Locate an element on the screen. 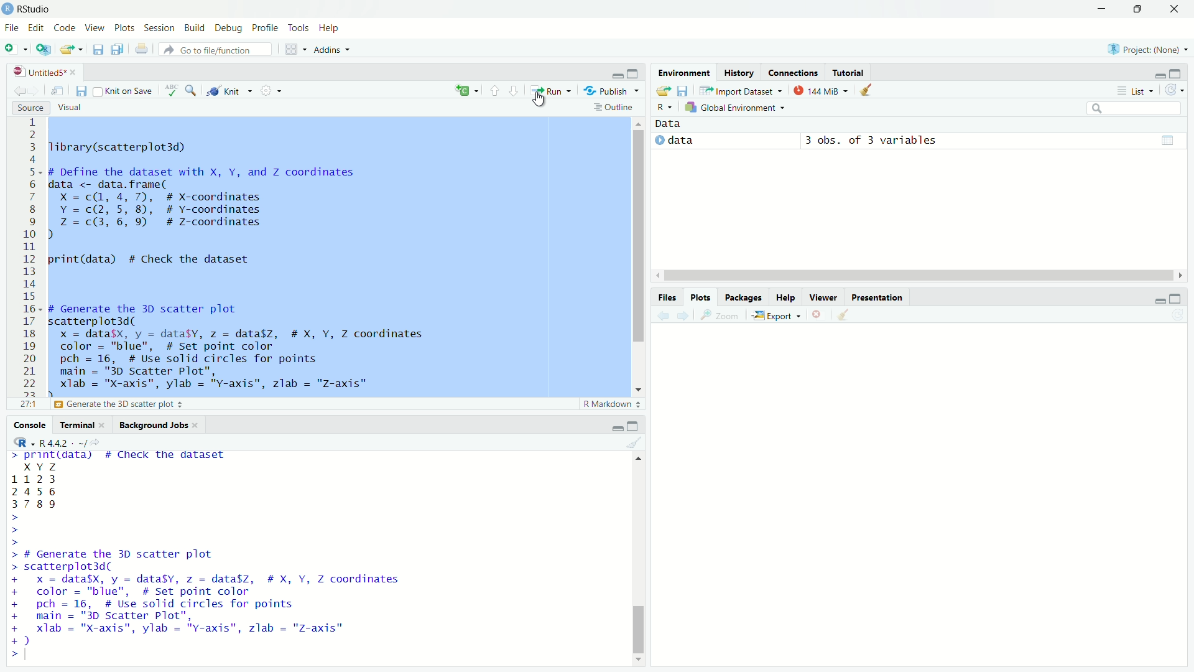 The height and width of the screenshot is (672, 1194). clear objects from the workspace is located at coordinates (867, 91).